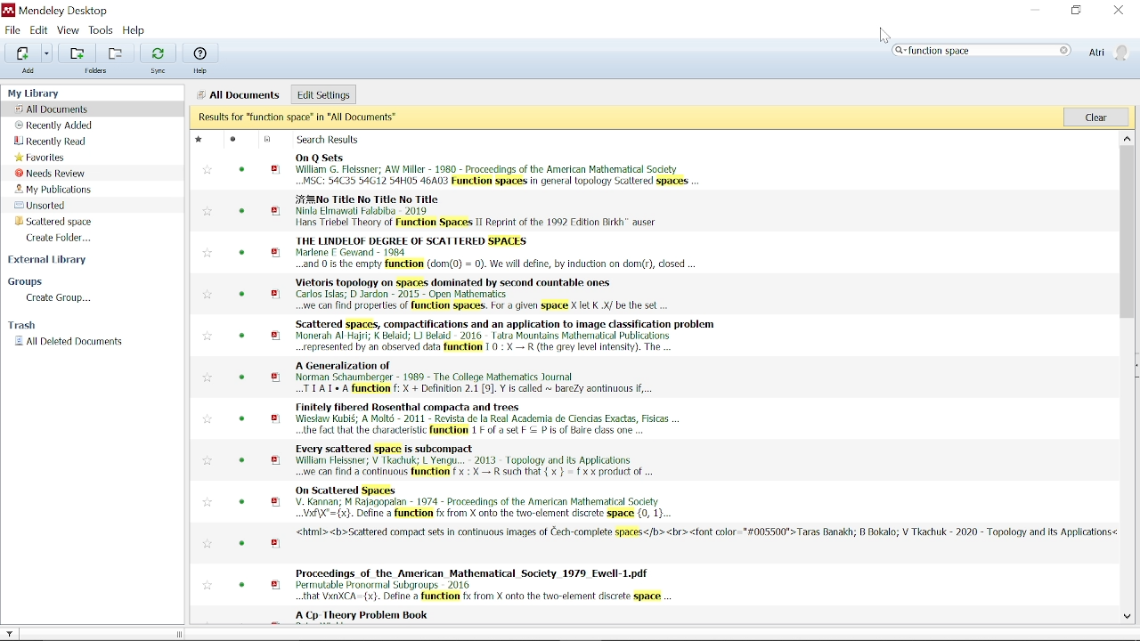 This screenshot has width=1140, height=641. I want to click on Add to favorite, so click(208, 587).